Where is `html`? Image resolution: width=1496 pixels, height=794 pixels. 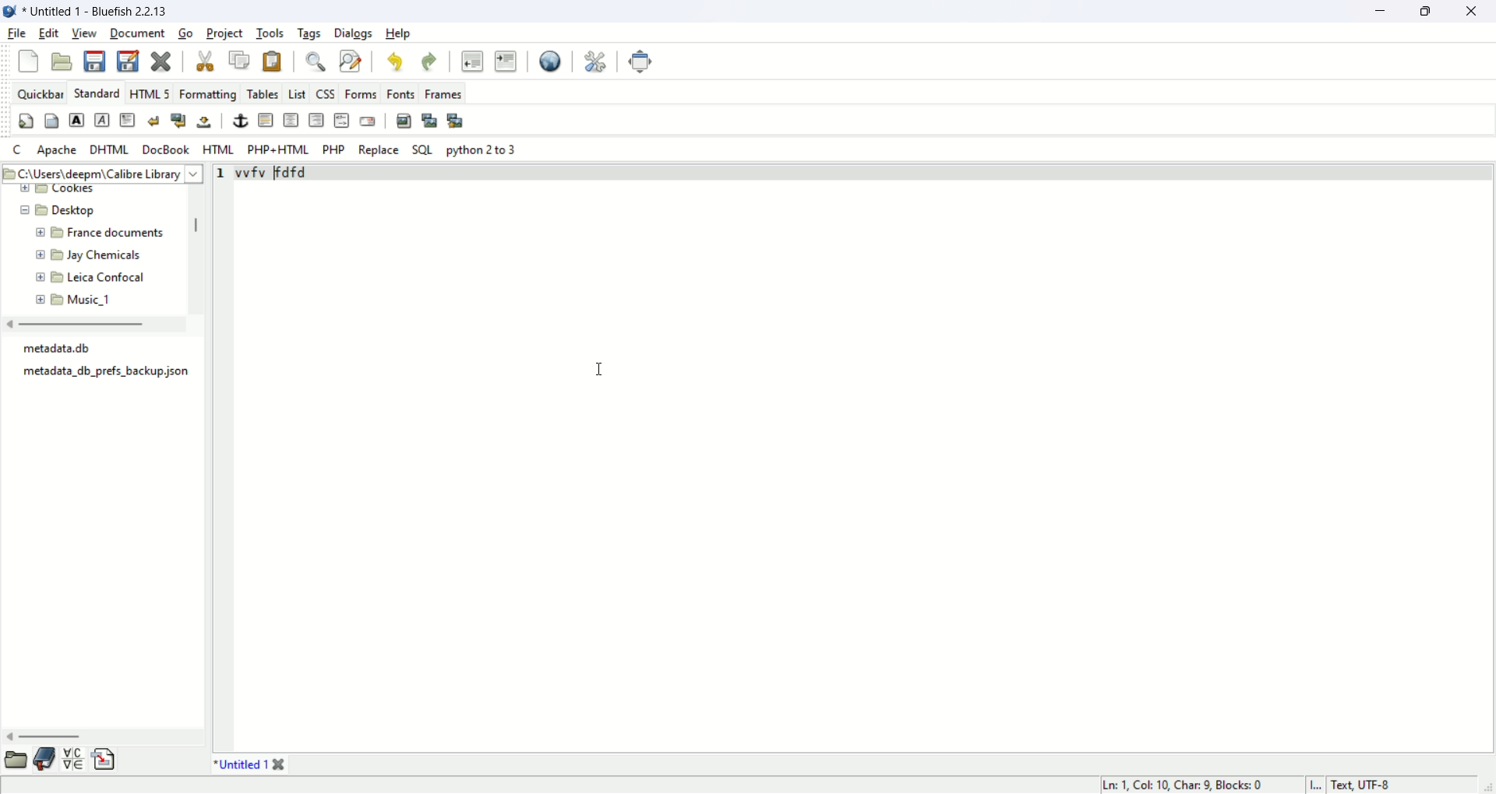
html is located at coordinates (218, 149).